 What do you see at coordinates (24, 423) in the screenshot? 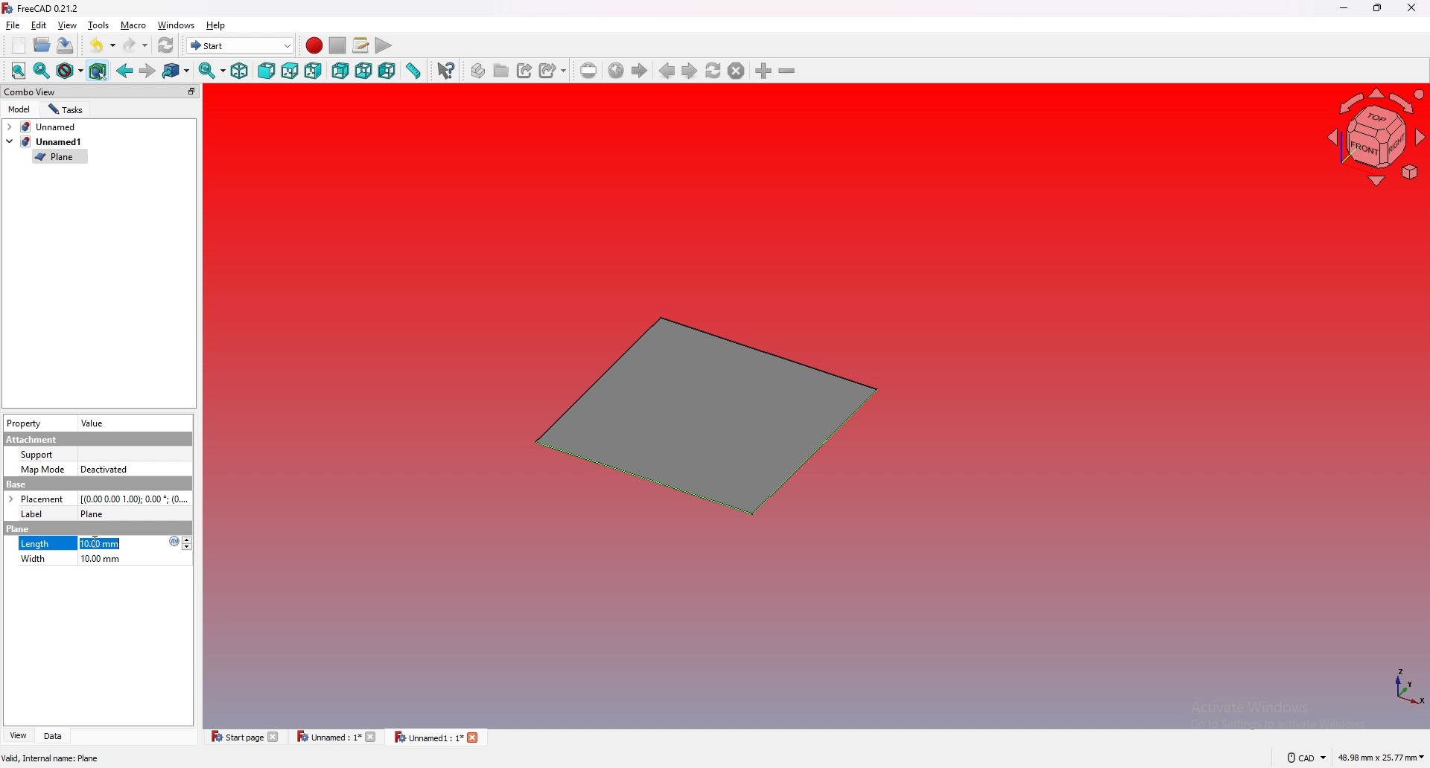
I see `property` at bounding box center [24, 423].